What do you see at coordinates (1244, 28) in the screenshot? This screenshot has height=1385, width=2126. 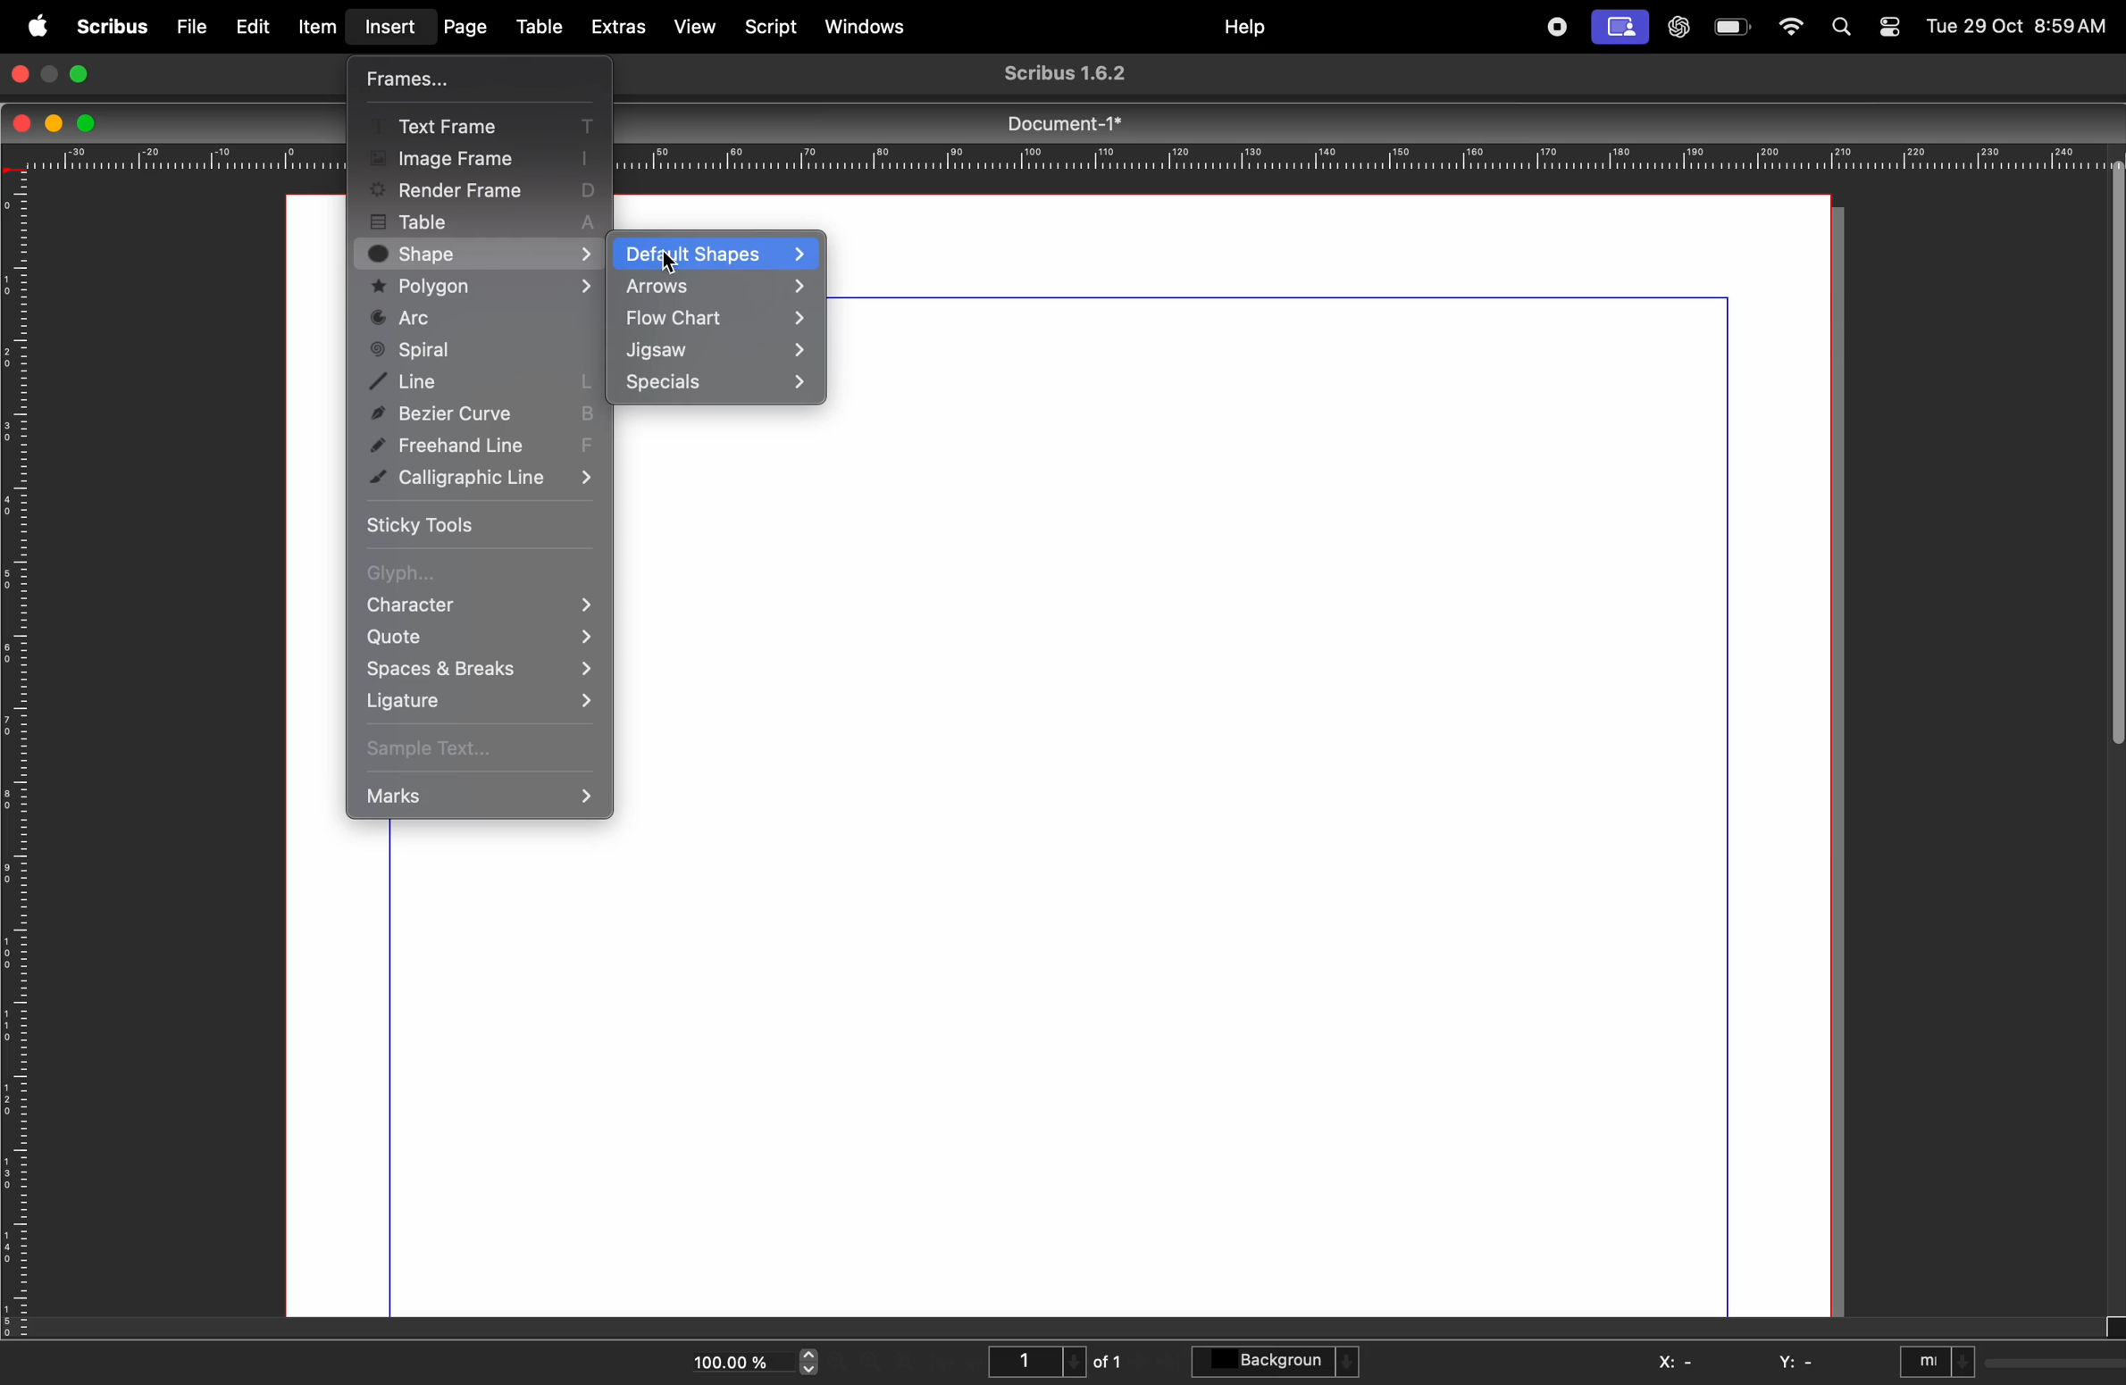 I see `help` at bounding box center [1244, 28].